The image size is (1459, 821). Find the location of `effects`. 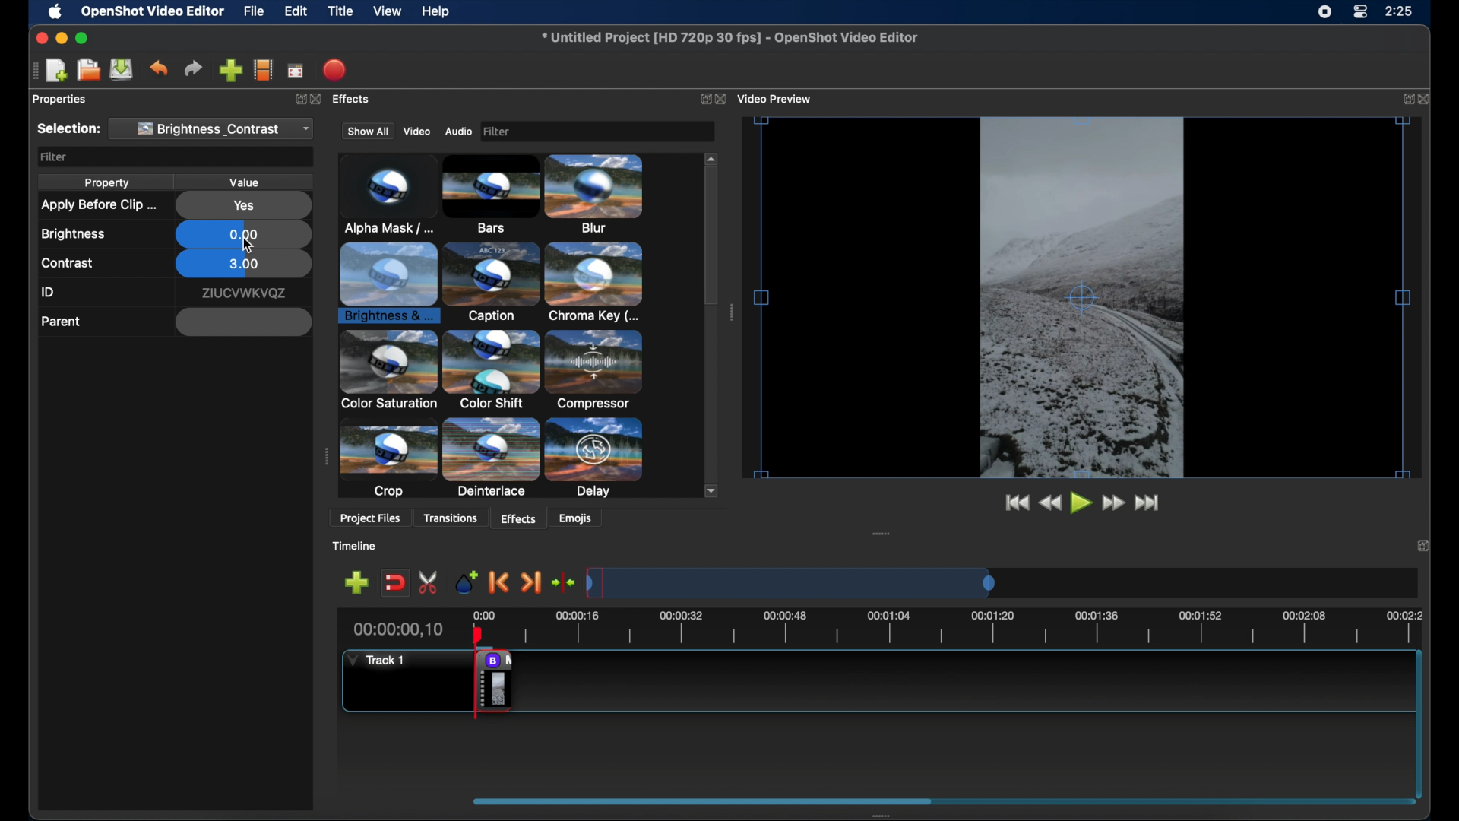

effects is located at coordinates (516, 518).